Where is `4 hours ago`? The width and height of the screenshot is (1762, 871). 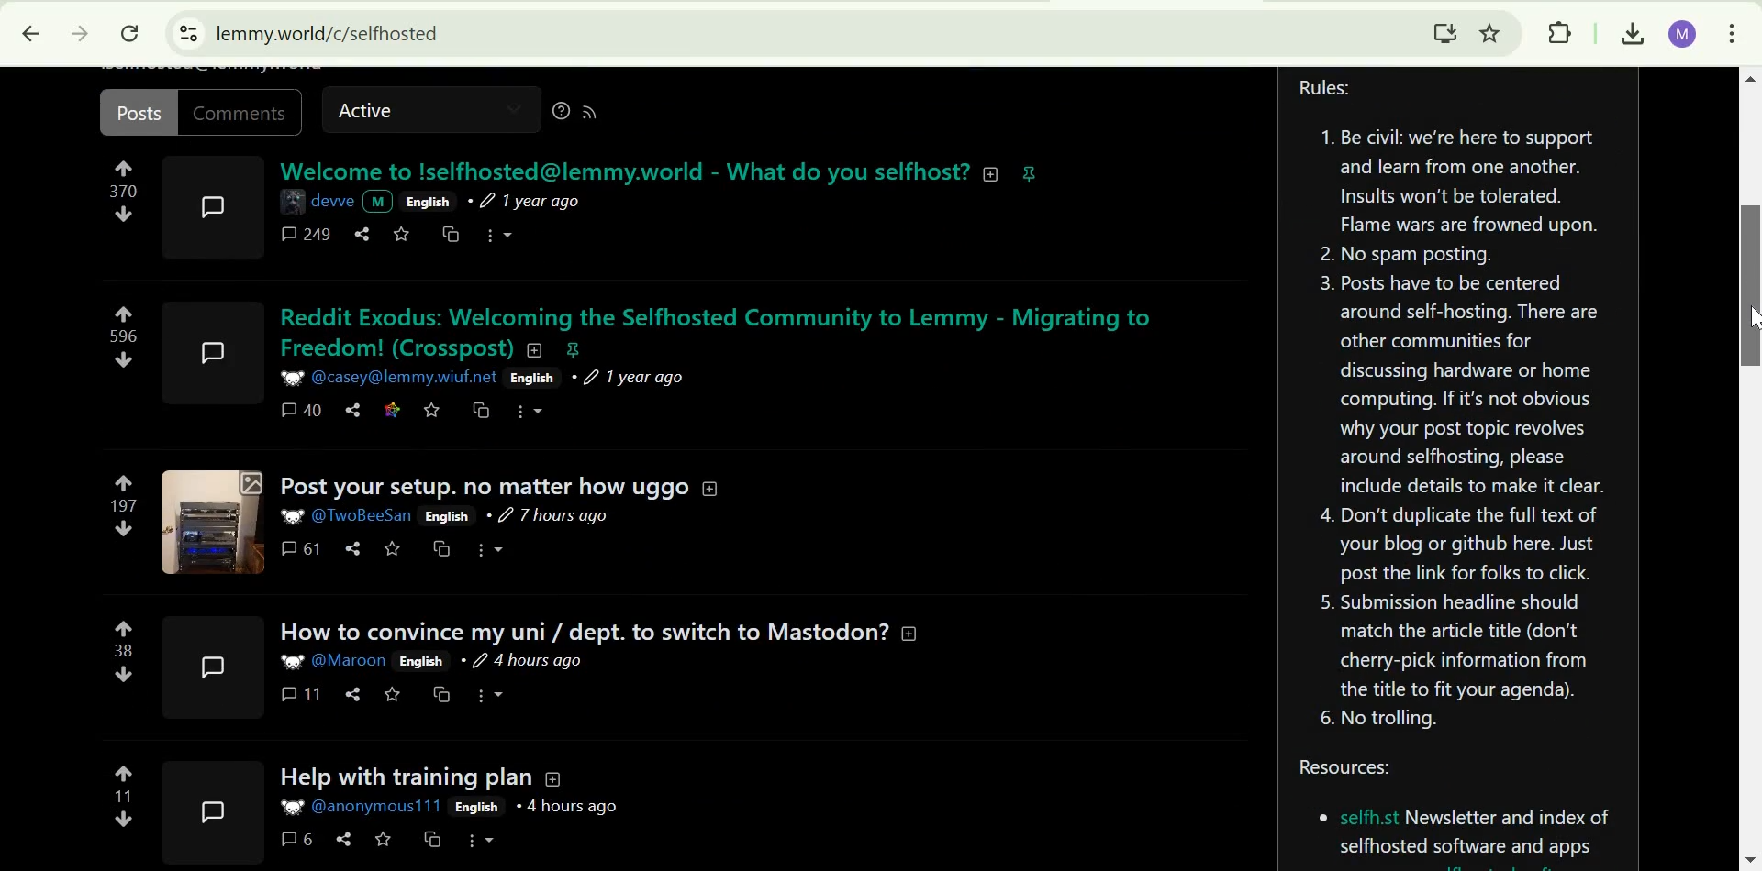 4 hours ago is located at coordinates (569, 807).